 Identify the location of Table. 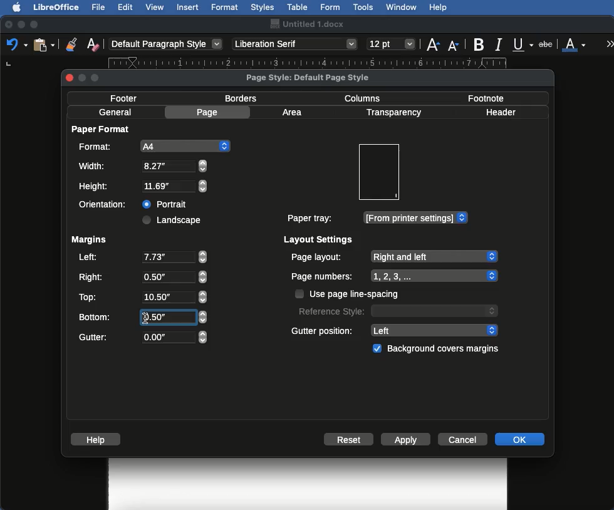
(298, 6).